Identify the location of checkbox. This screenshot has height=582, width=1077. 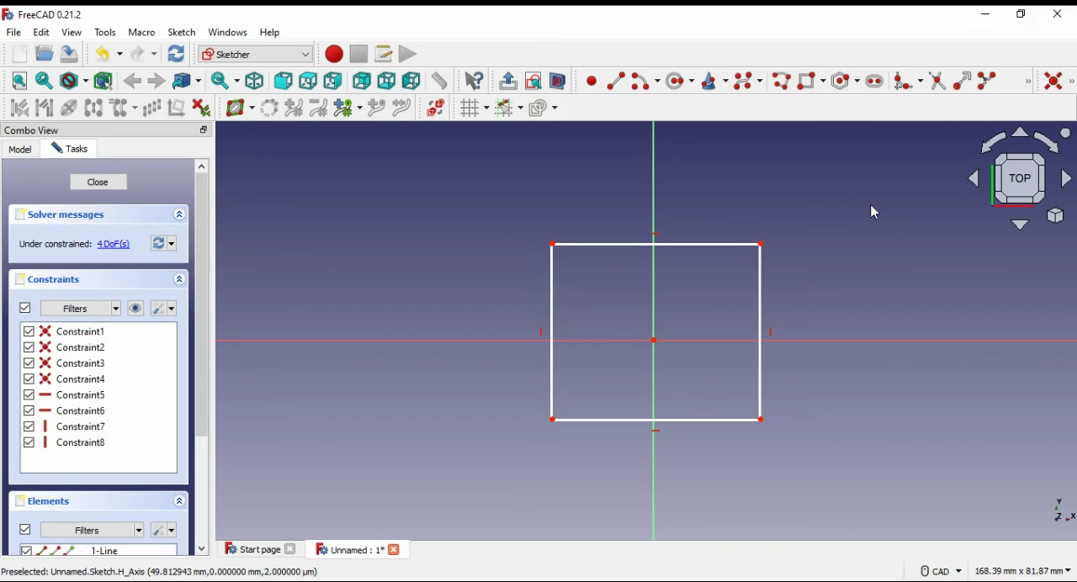
(26, 551).